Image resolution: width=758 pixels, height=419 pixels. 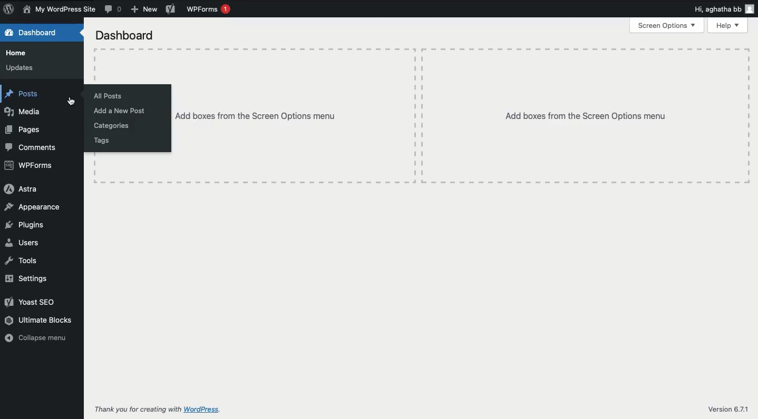 I want to click on New, so click(x=144, y=9).